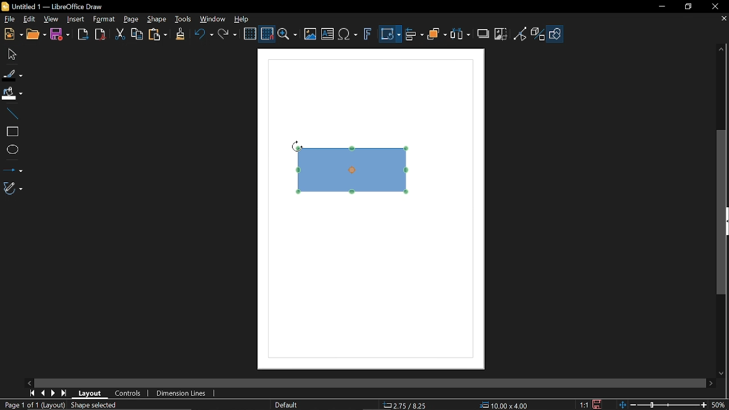 The height and width of the screenshot is (410, 729). What do you see at coordinates (584, 405) in the screenshot?
I see `1:1 (Scaling factor)` at bounding box center [584, 405].